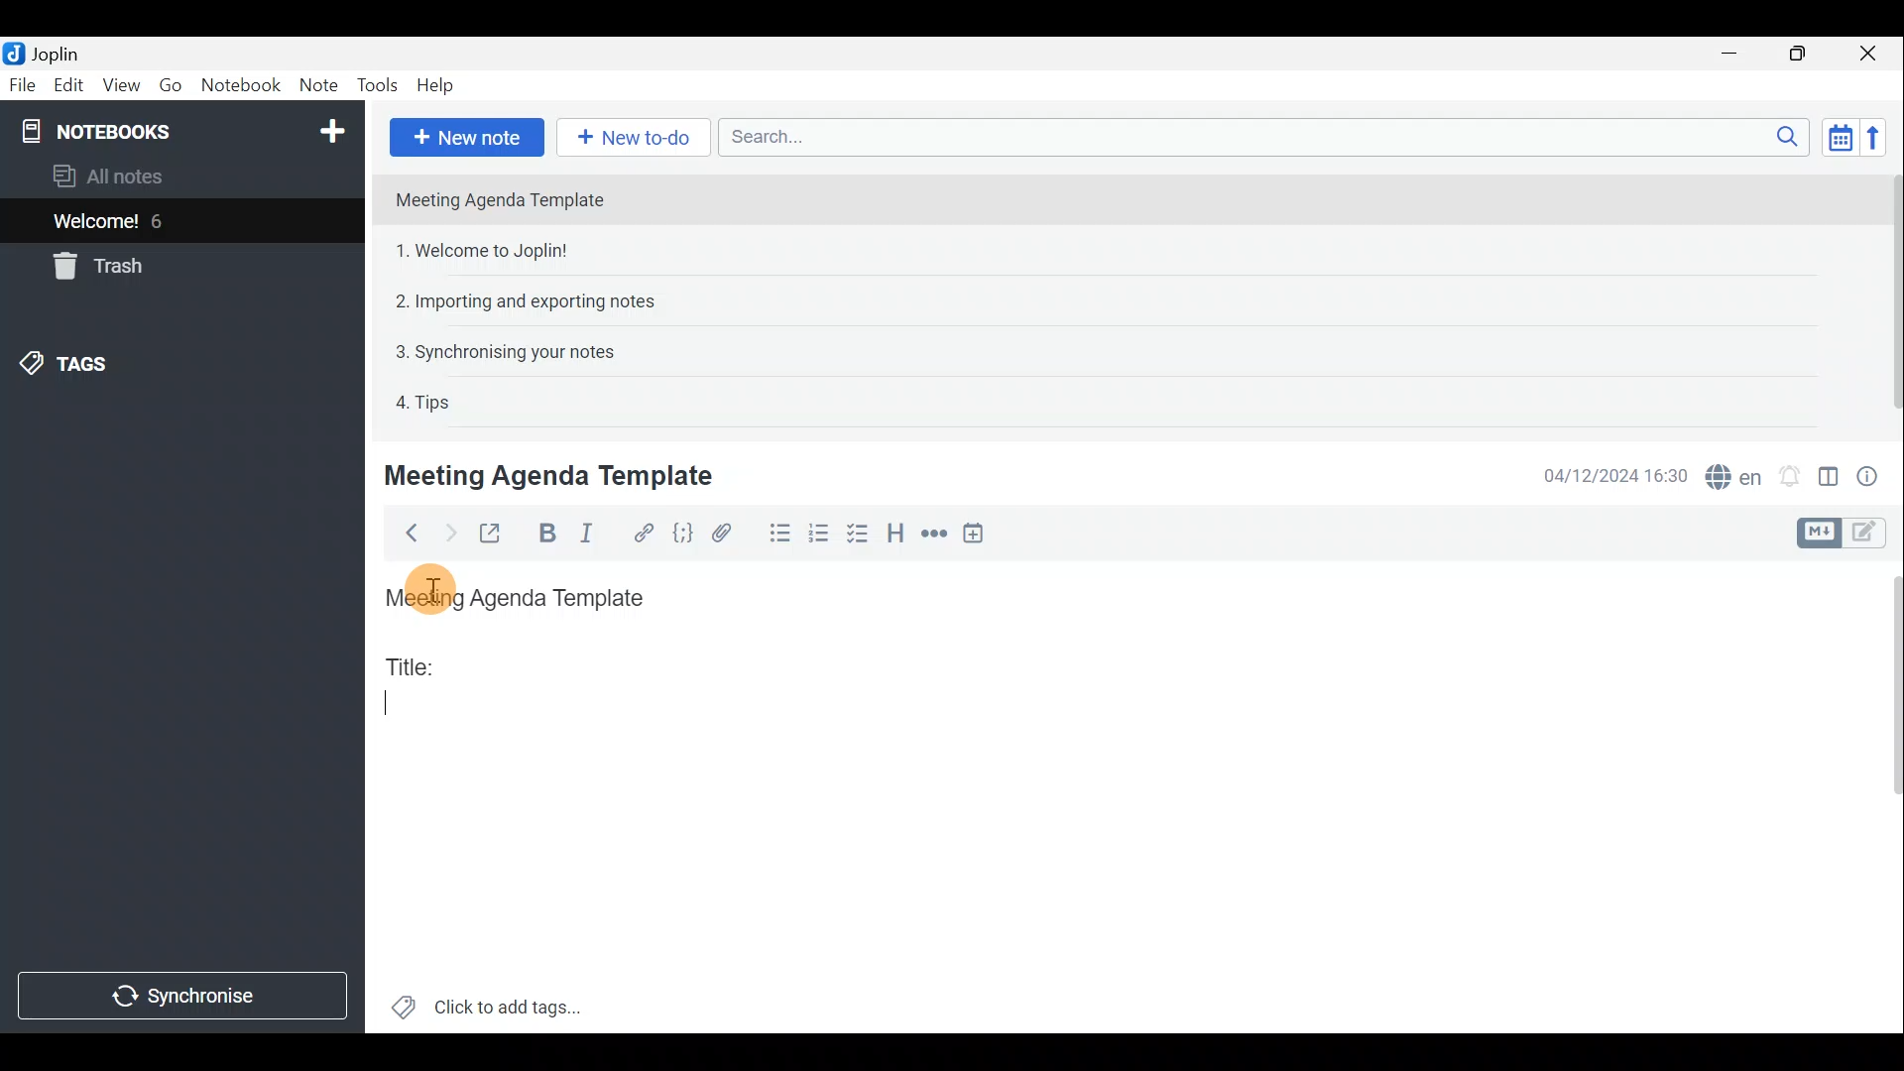  What do you see at coordinates (1792, 476) in the screenshot?
I see `Set alarm` at bounding box center [1792, 476].